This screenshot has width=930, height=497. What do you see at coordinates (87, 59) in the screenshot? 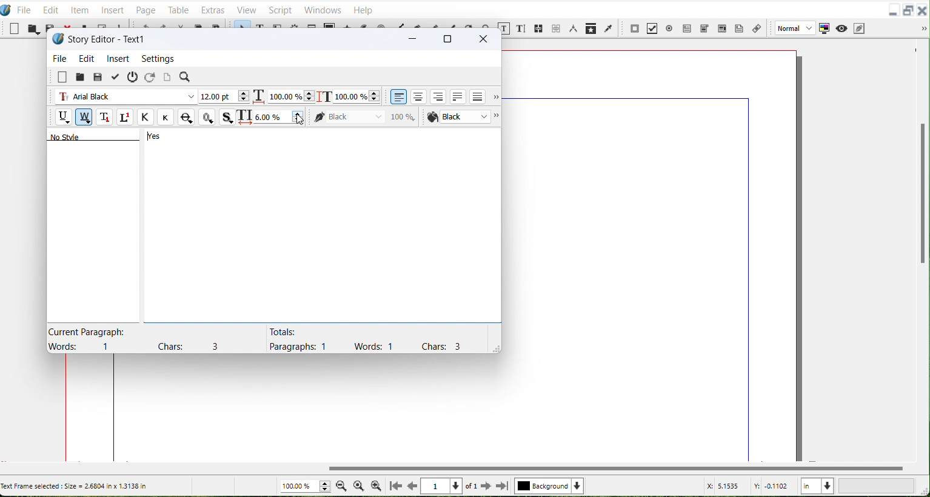
I see `Edit` at bounding box center [87, 59].